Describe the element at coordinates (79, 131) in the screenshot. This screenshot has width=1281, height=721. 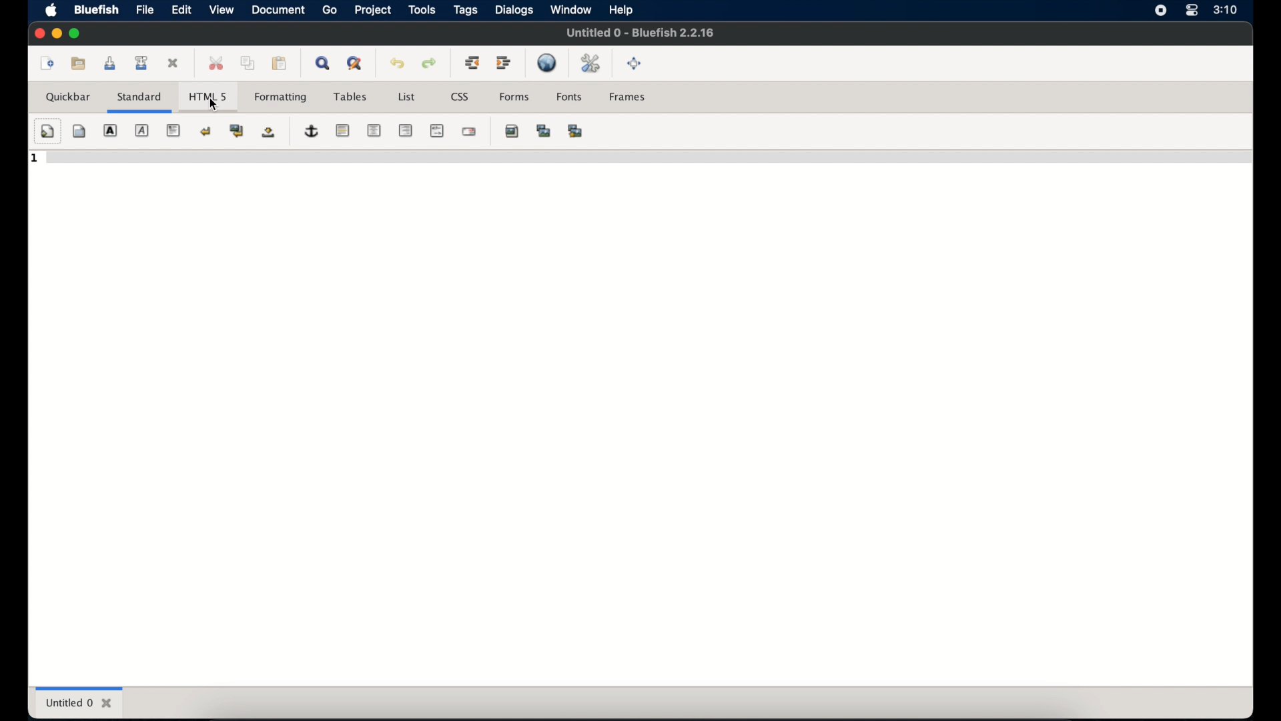
I see `body` at that location.